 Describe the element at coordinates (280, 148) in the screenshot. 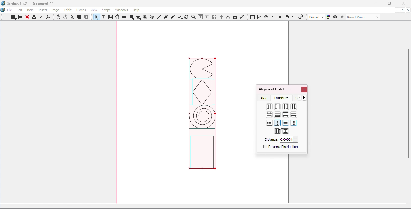

I see `Reverse distribution` at that location.